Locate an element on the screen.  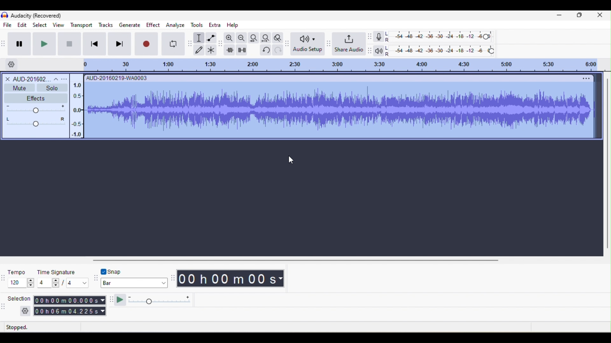
playback level is located at coordinates (440, 50).